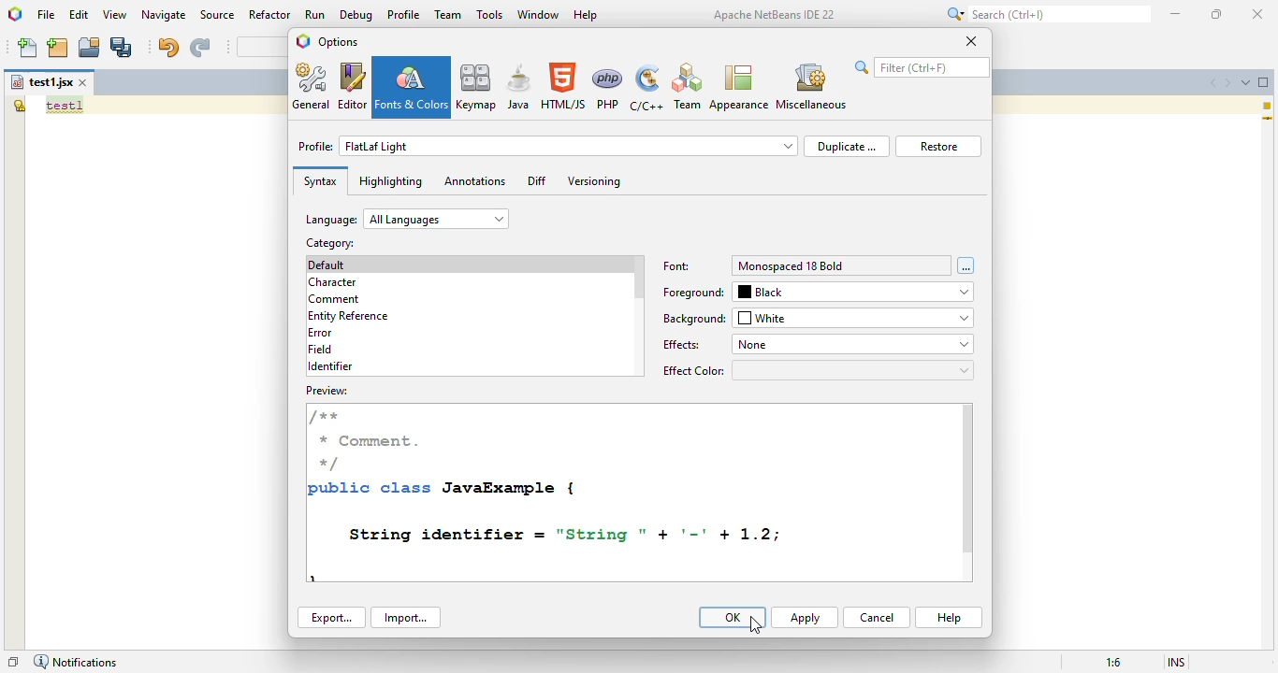 This screenshot has width=1278, height=673. What do you see at coordinates (538, 180) in the screenshot?
I see `diff` at bounding box center [538, 180].